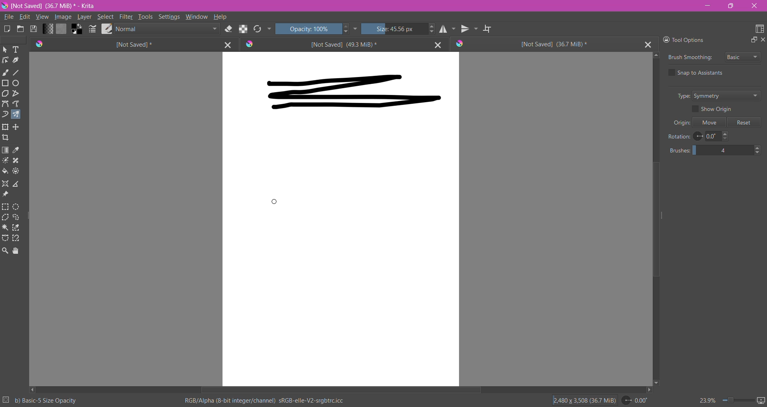  What do you see at coordinates (648, 44) in the screenshot?
I see `Close Tab` at bounding box center [648, 44].